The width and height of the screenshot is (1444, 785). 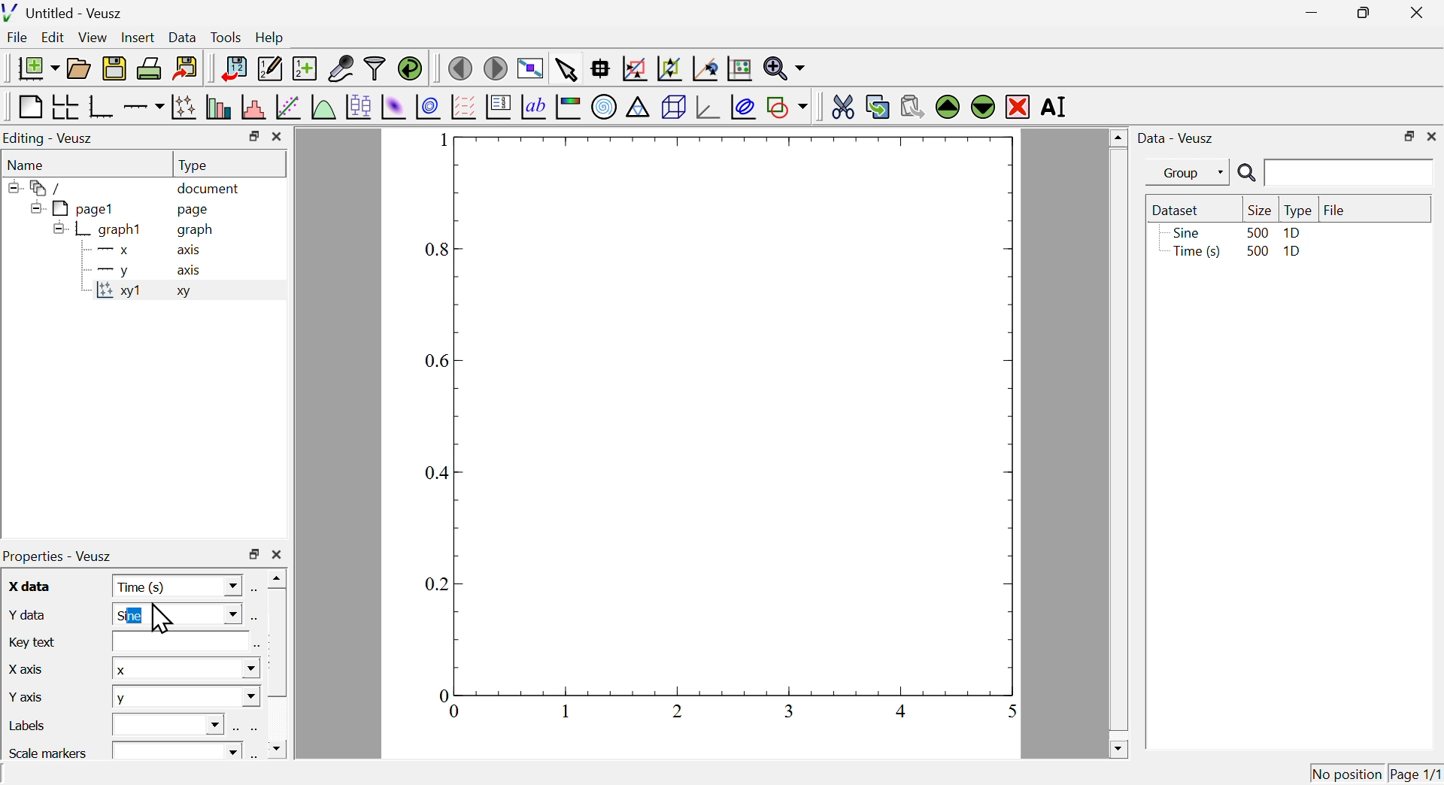 What do you see at coordinates (670, 68) in the screenshot?
I see `zoom out of graph axes` at bounding box center [670, 68].